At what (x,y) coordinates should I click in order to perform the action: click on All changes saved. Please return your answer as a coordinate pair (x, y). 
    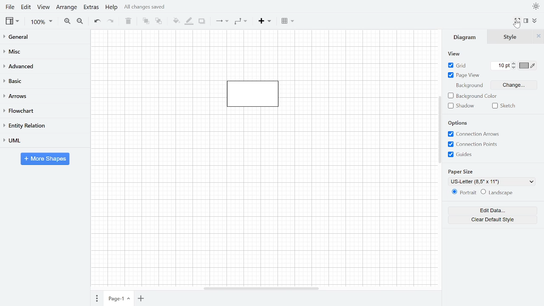
    Looking at the image, I should click on (146, 8).